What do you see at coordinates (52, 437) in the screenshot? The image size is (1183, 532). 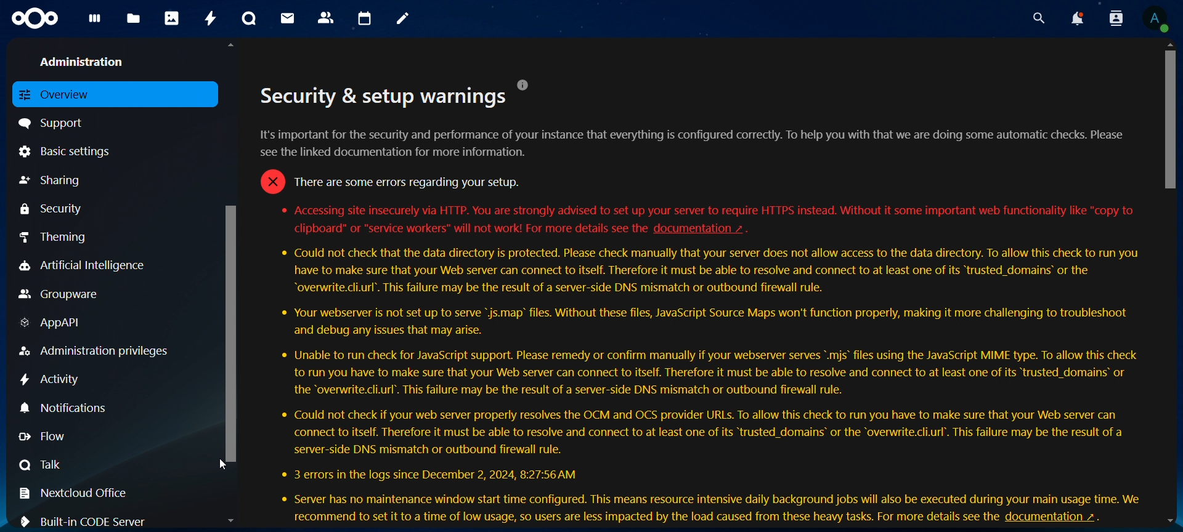 I see `flow` at bounding box center [52, 437].